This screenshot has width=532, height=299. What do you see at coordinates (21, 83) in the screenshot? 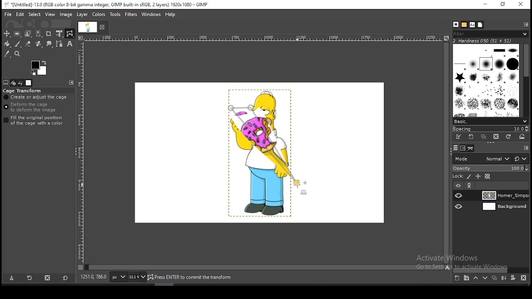
I see `undo history` at bounding box center [21, 83].